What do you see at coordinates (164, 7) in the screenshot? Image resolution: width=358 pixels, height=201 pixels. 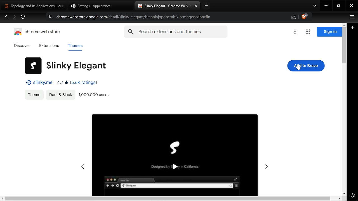 I see `Current tab` at bounding box center [164, 7].